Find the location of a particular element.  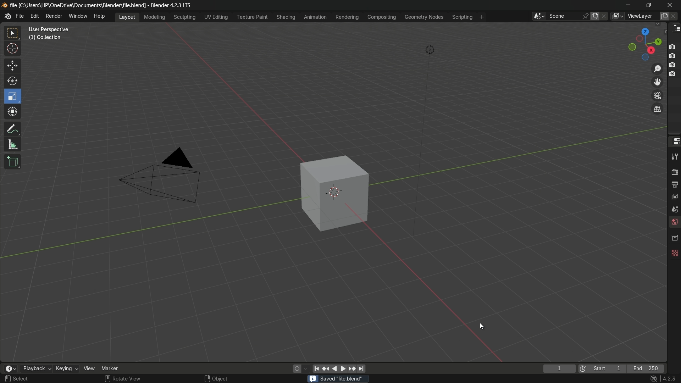

animation menu is located at coordinates (315, 17).